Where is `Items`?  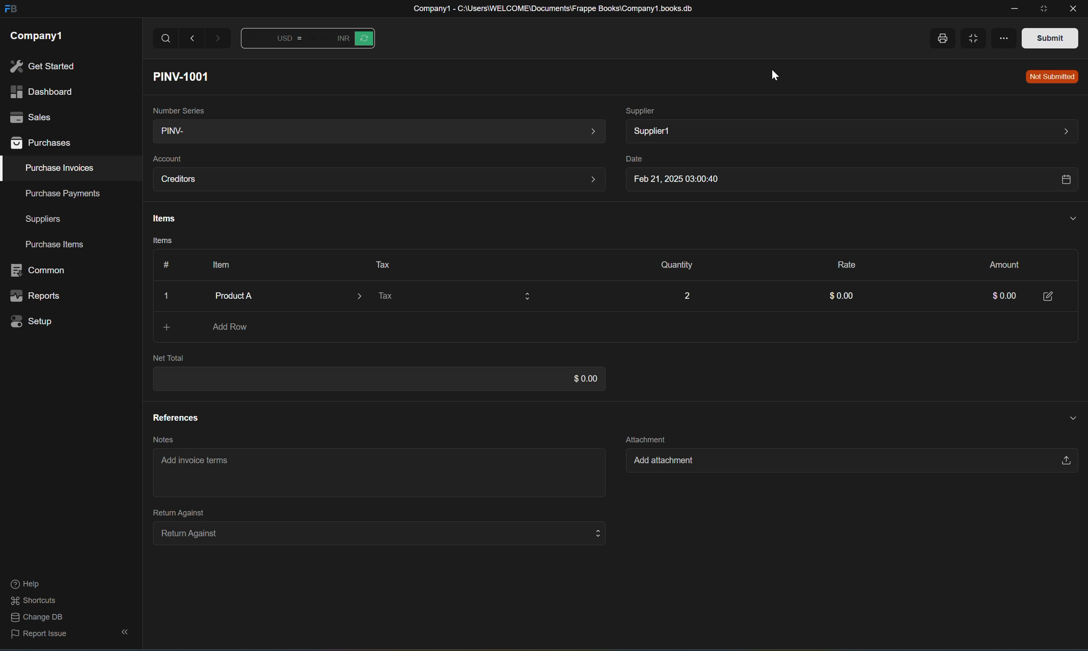 Items is located at coordinates (161, 219).